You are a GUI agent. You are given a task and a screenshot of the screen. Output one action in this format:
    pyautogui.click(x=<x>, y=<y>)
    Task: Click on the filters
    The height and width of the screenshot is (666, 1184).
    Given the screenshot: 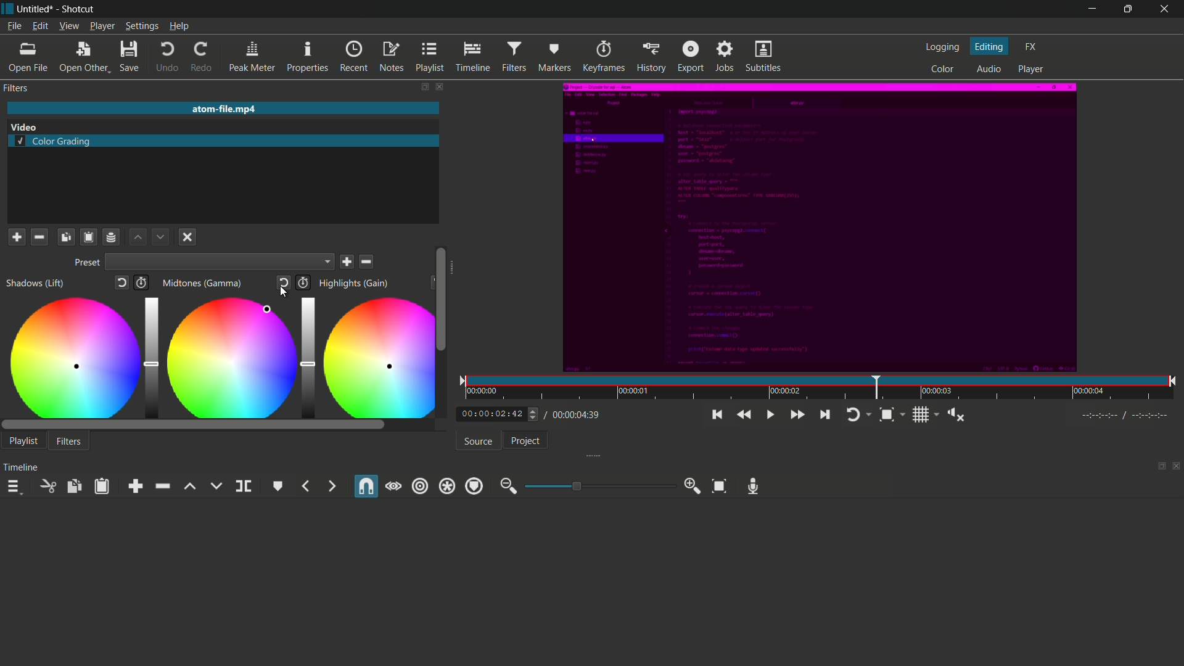 What is the action you would take?
    pyautogui.click(x=514, y=55)
    